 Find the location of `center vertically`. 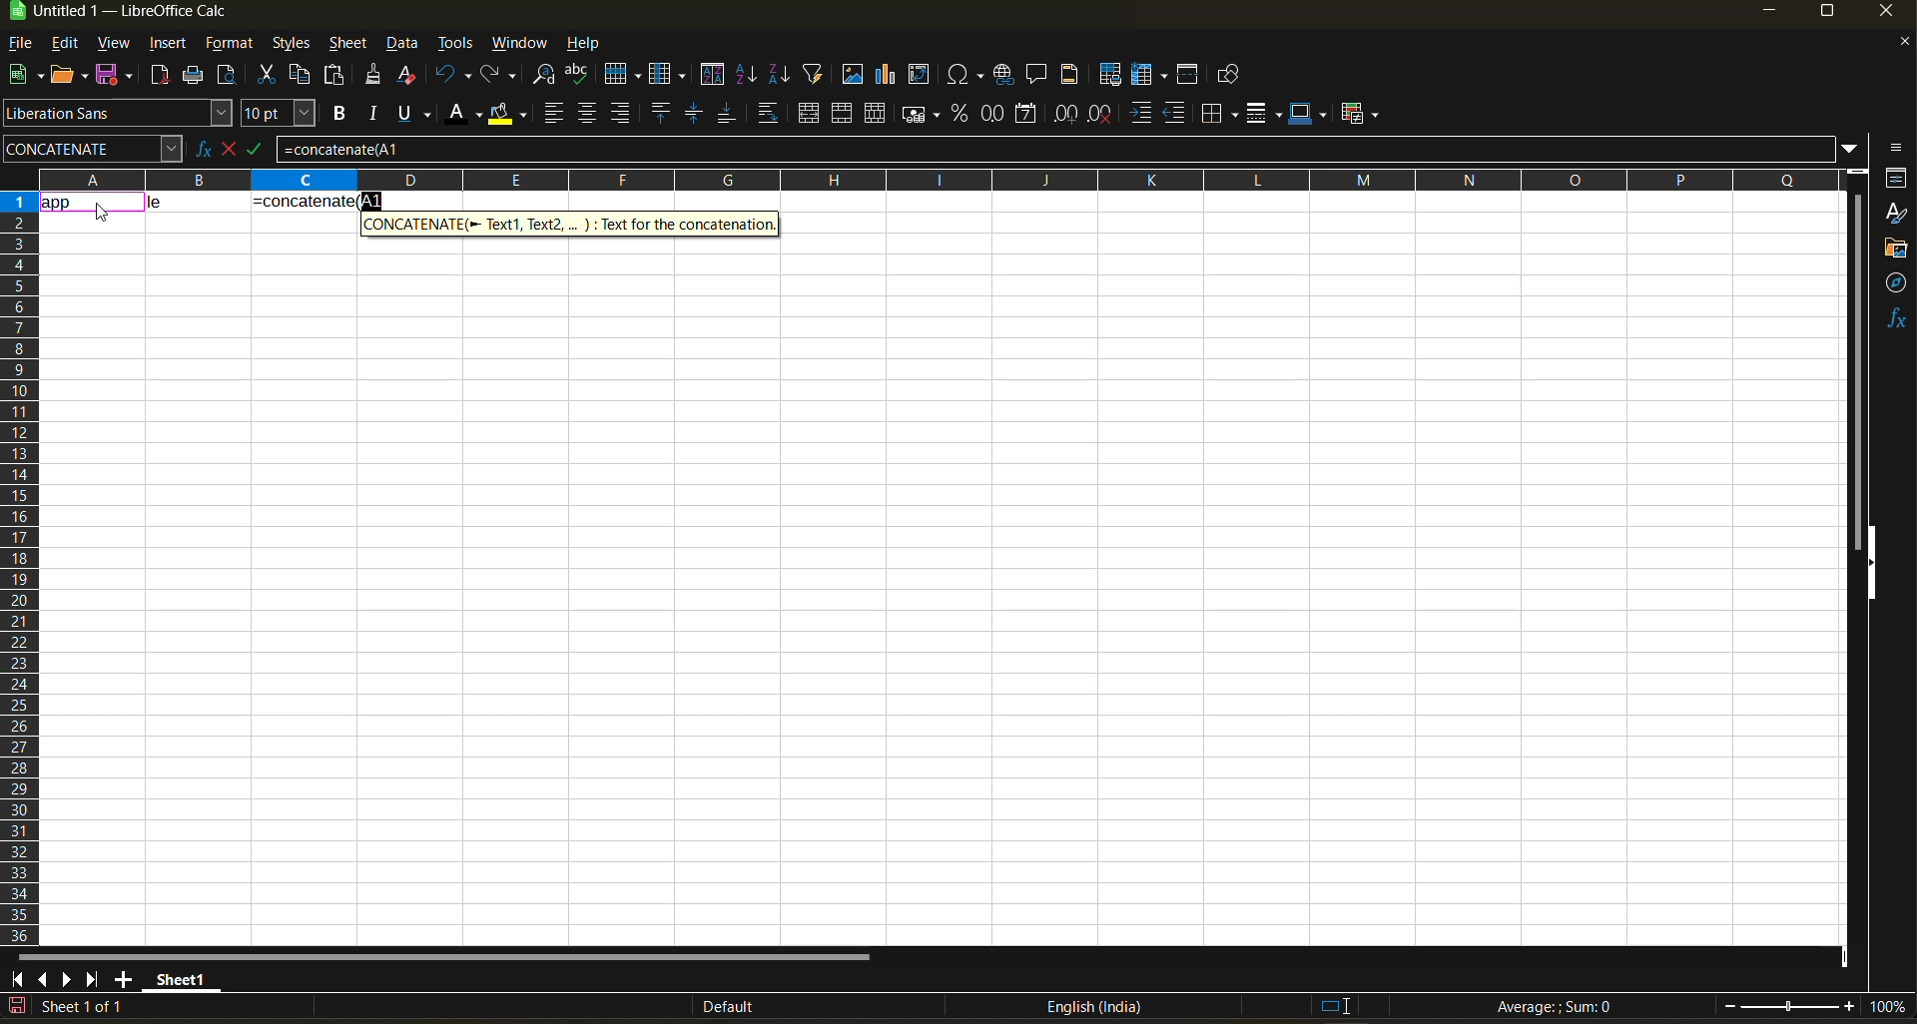

center vertically is located at coordinates (694, 114).